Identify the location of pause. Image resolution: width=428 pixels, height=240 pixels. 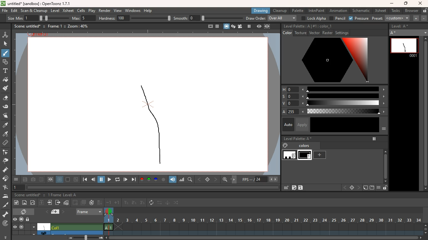
(373, 139).